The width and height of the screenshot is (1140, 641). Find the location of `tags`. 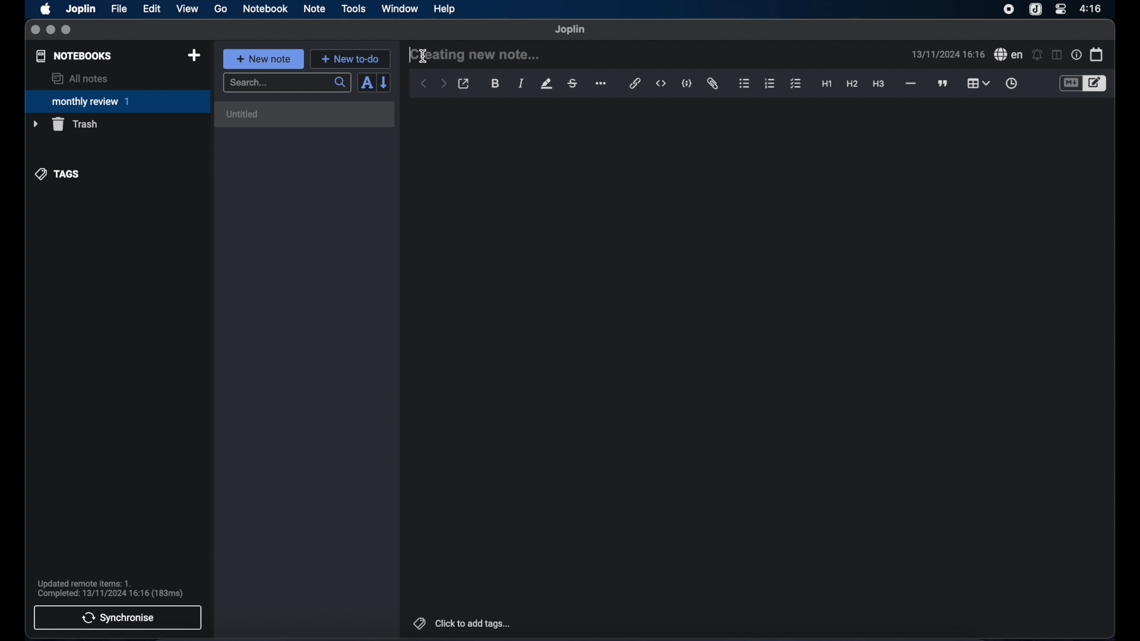

tags is located at coordinates (58, 174).